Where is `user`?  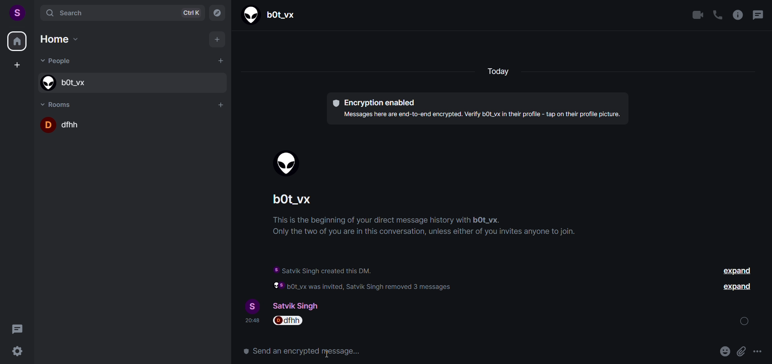
user is located at coordinates (16, 12).